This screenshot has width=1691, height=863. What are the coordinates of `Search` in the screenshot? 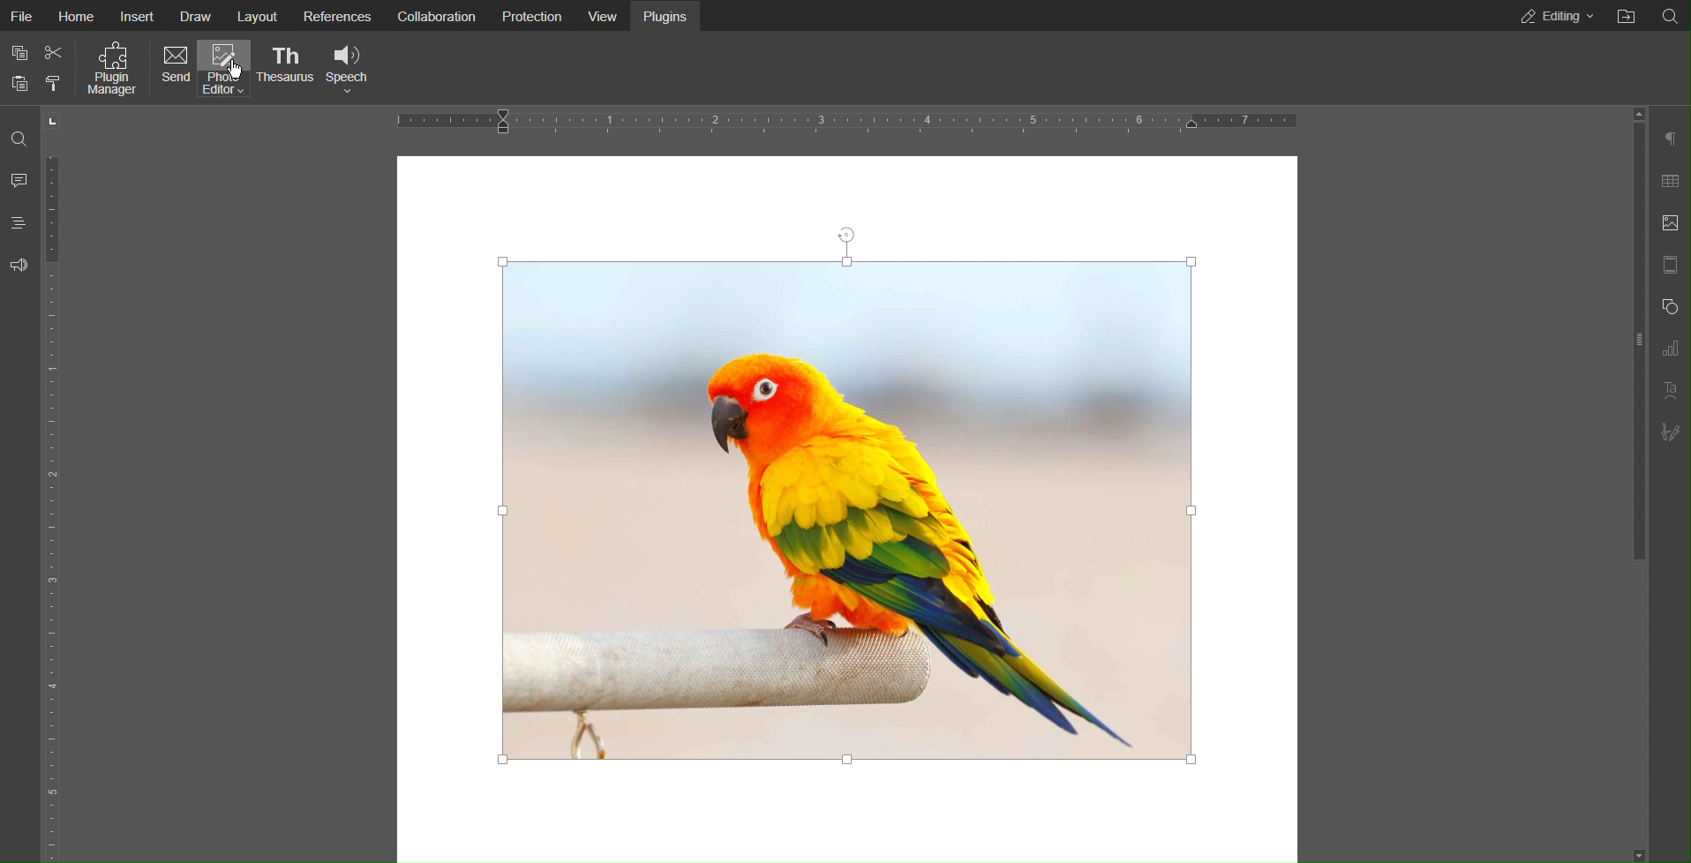 It's located at (1672, 15).